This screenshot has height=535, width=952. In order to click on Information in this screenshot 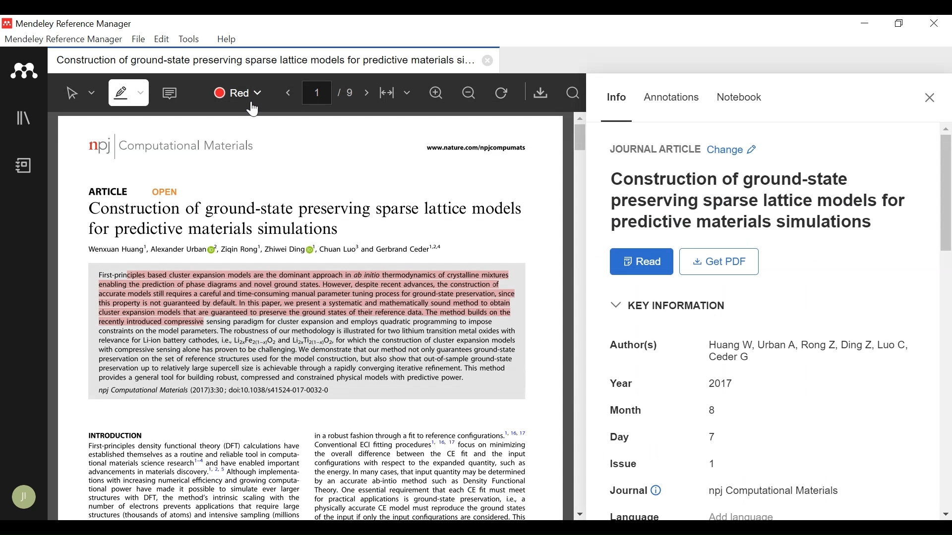, I will do `click(618, 103)`.